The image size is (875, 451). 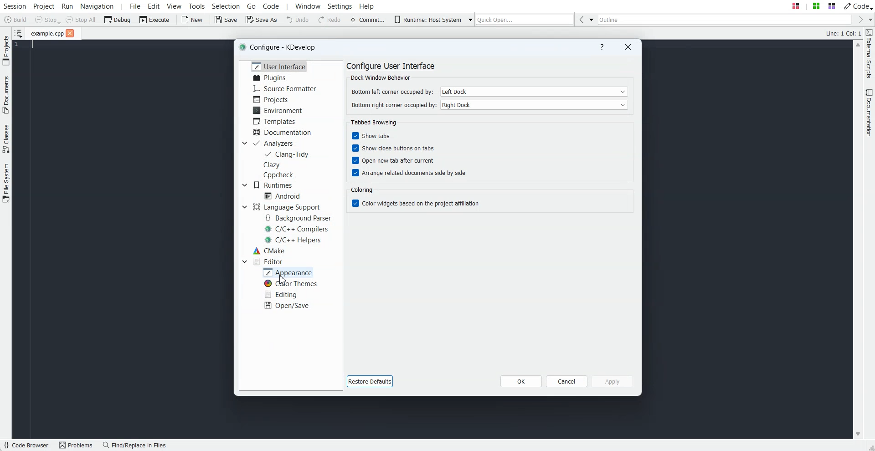 What do you see at coordinates (299, 217) in the screenshot?
I see `Background Parser` at bounding box center [299, 217].